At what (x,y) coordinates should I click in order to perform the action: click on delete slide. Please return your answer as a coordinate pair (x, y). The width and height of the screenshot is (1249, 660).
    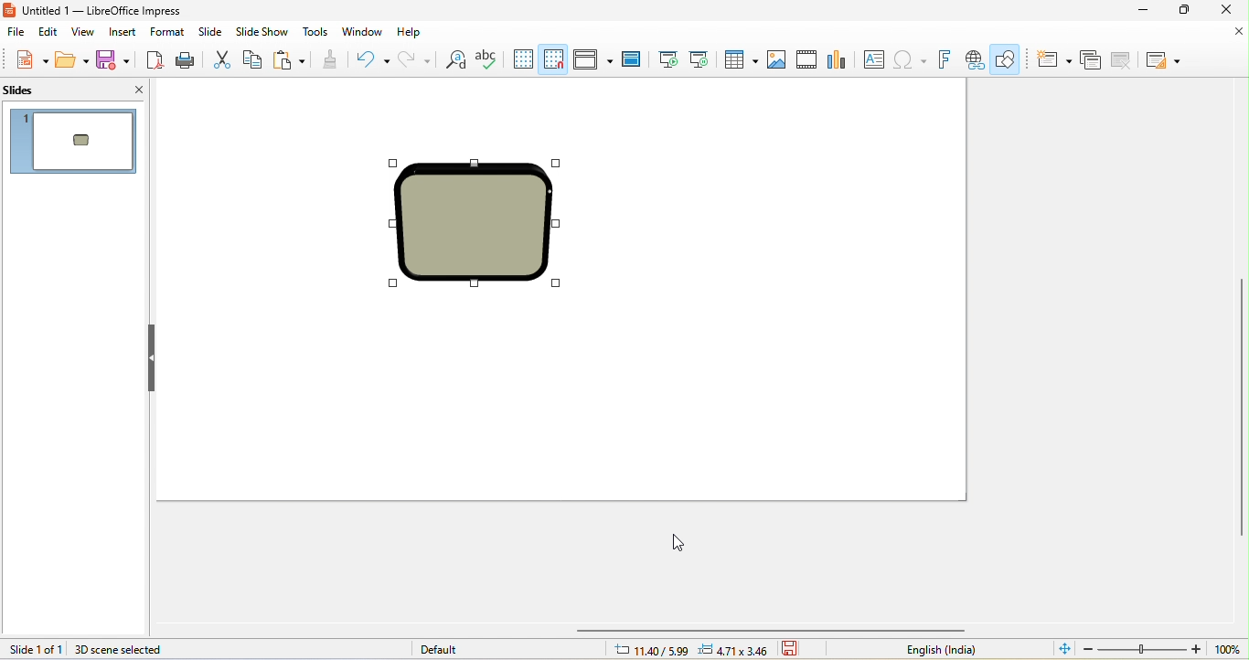
    Looking at the image, I should click on (1121, 59).